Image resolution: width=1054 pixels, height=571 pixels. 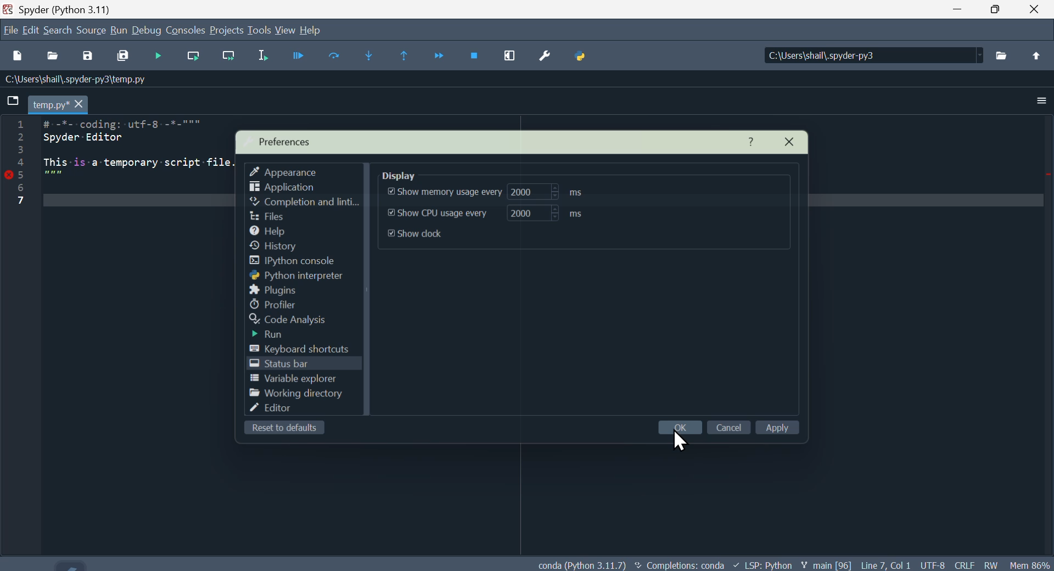 What do you see at coordinates (302, 261) in the screenshot?
I see `I python console` at bounding box center [302, 261].